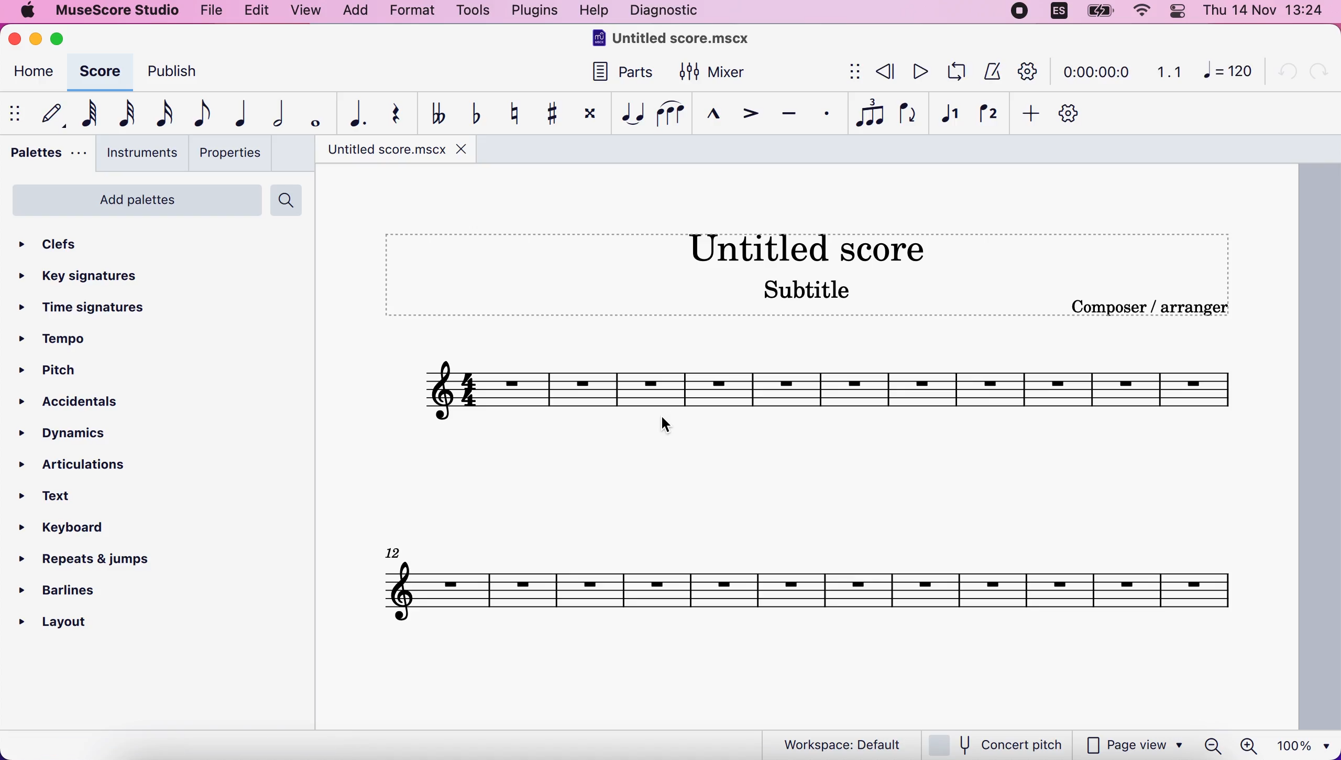  I want to click on rest, so click(393, 113).